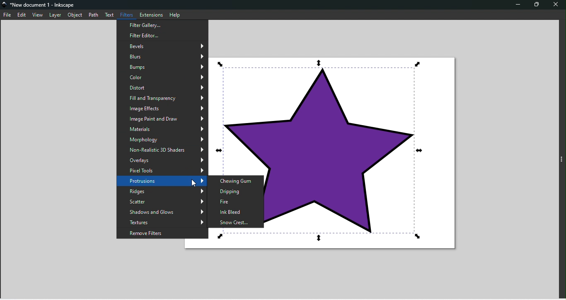  What do you see at coordinates (164, 76) in the screenshot?
I see `Color` at bounding box center [164, 76].